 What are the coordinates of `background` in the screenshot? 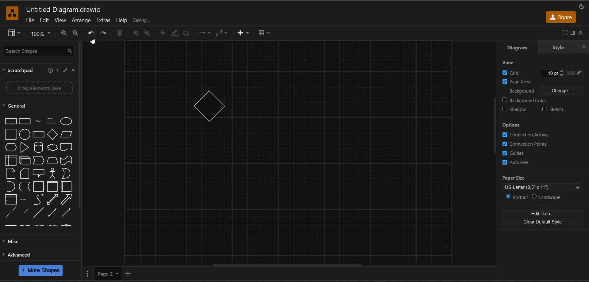 It's located at (541, 91).